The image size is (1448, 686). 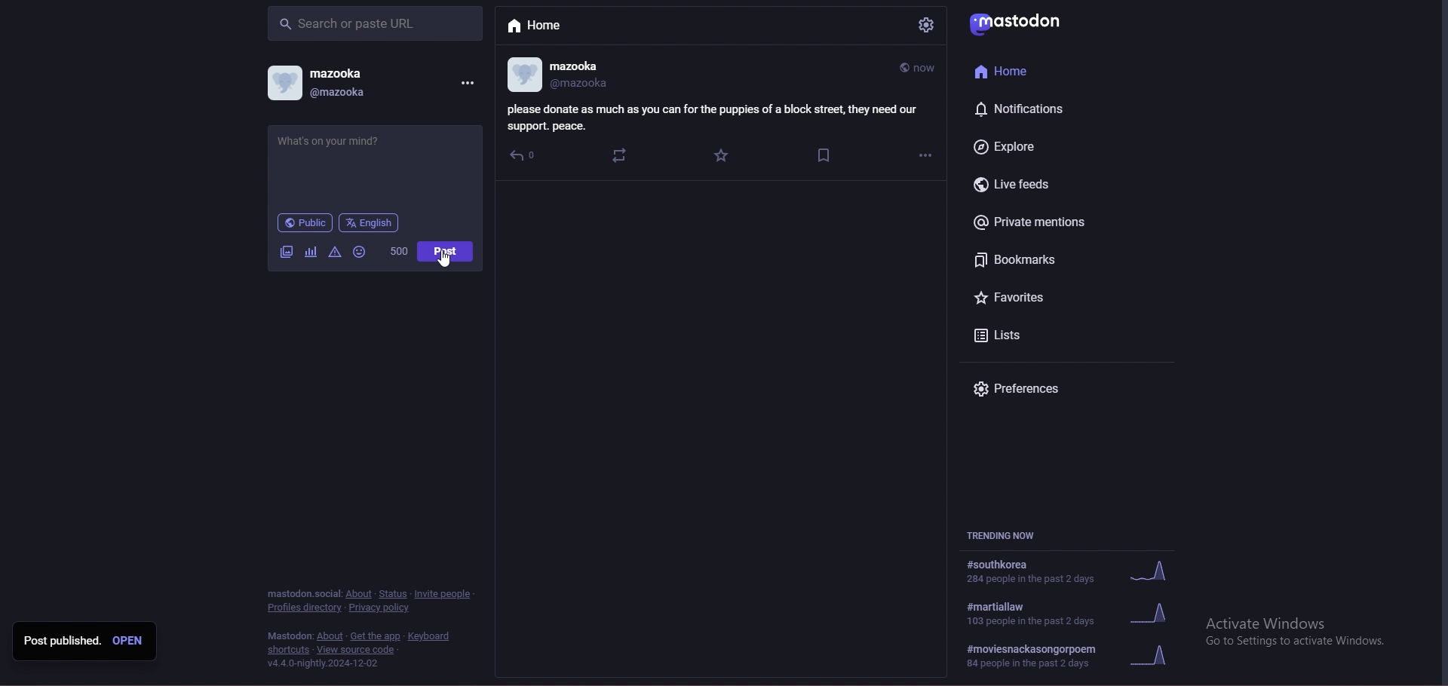 I want to click on image, so click(x=284, y=253).